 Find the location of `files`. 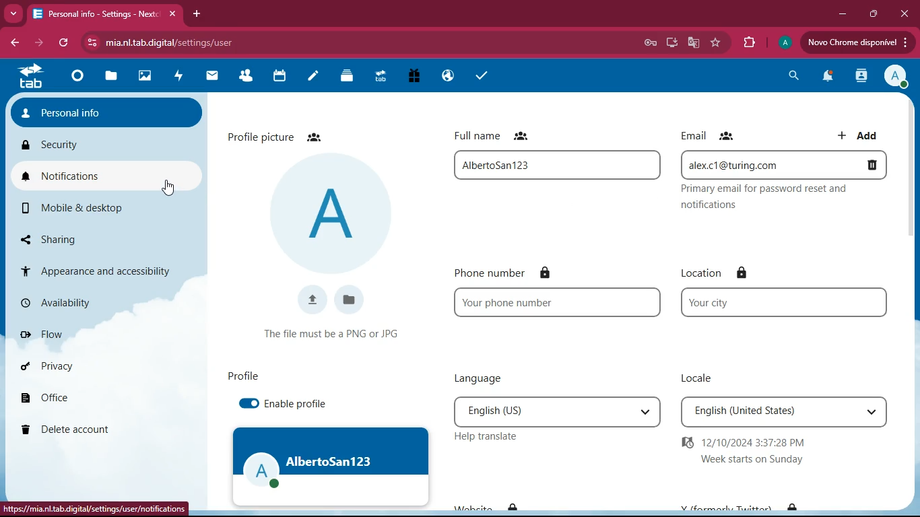

files is located at coordinates (352, 302).